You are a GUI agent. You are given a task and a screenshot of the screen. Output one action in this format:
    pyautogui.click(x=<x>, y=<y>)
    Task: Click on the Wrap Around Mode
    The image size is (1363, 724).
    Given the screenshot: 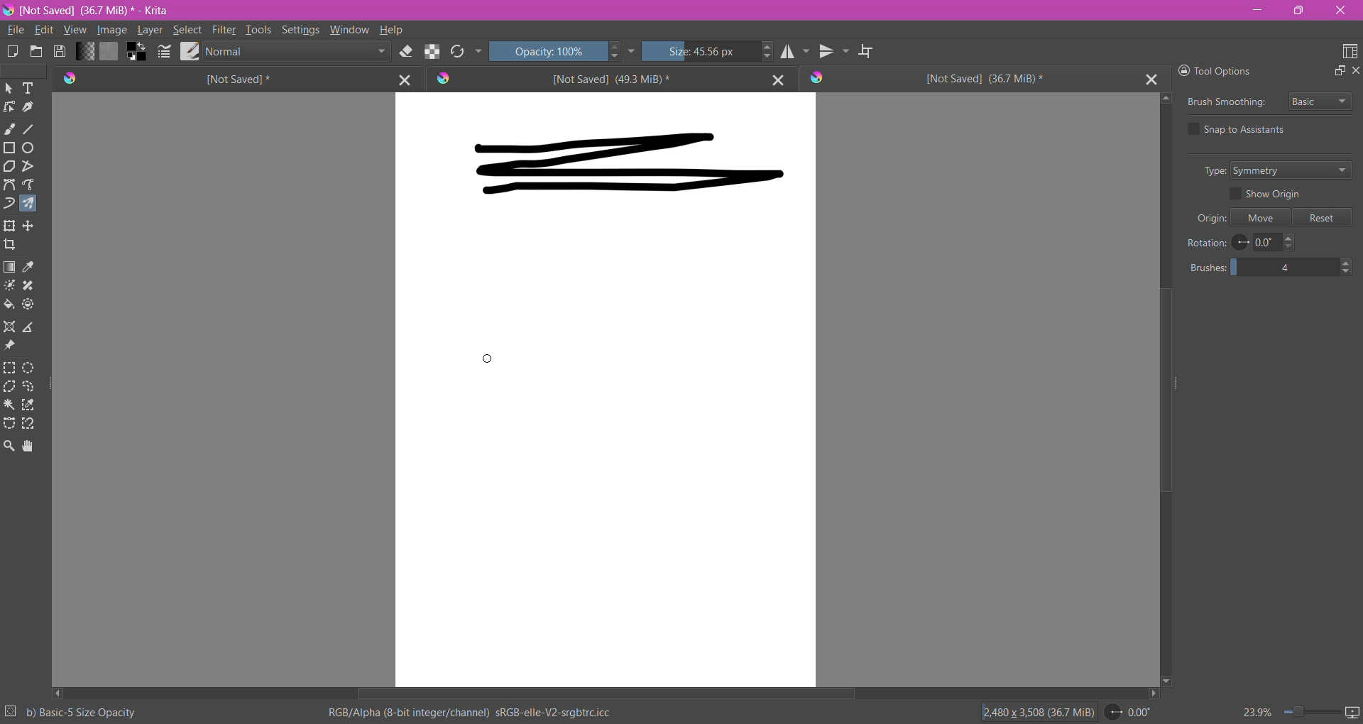 What is the action you would take?
    pyautogui.click(x=867, y=52)
    